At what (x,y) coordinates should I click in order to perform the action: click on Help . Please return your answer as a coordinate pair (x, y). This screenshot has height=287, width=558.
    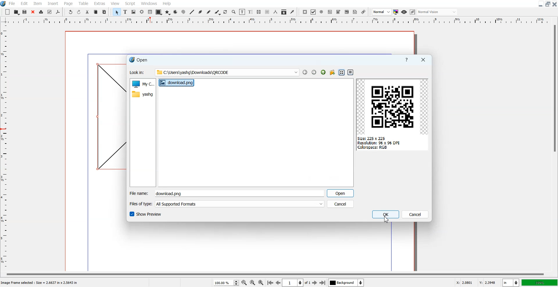
    Looking at the image, I should click on (407, 60).